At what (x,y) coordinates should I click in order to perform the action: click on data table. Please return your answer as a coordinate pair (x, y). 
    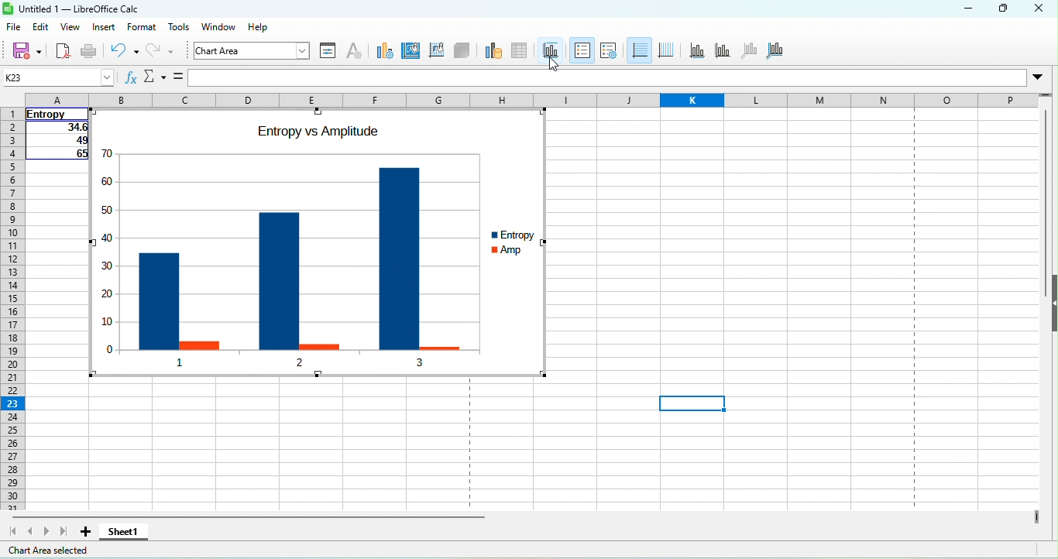
    Looking at the image, I should click on (522, 52).